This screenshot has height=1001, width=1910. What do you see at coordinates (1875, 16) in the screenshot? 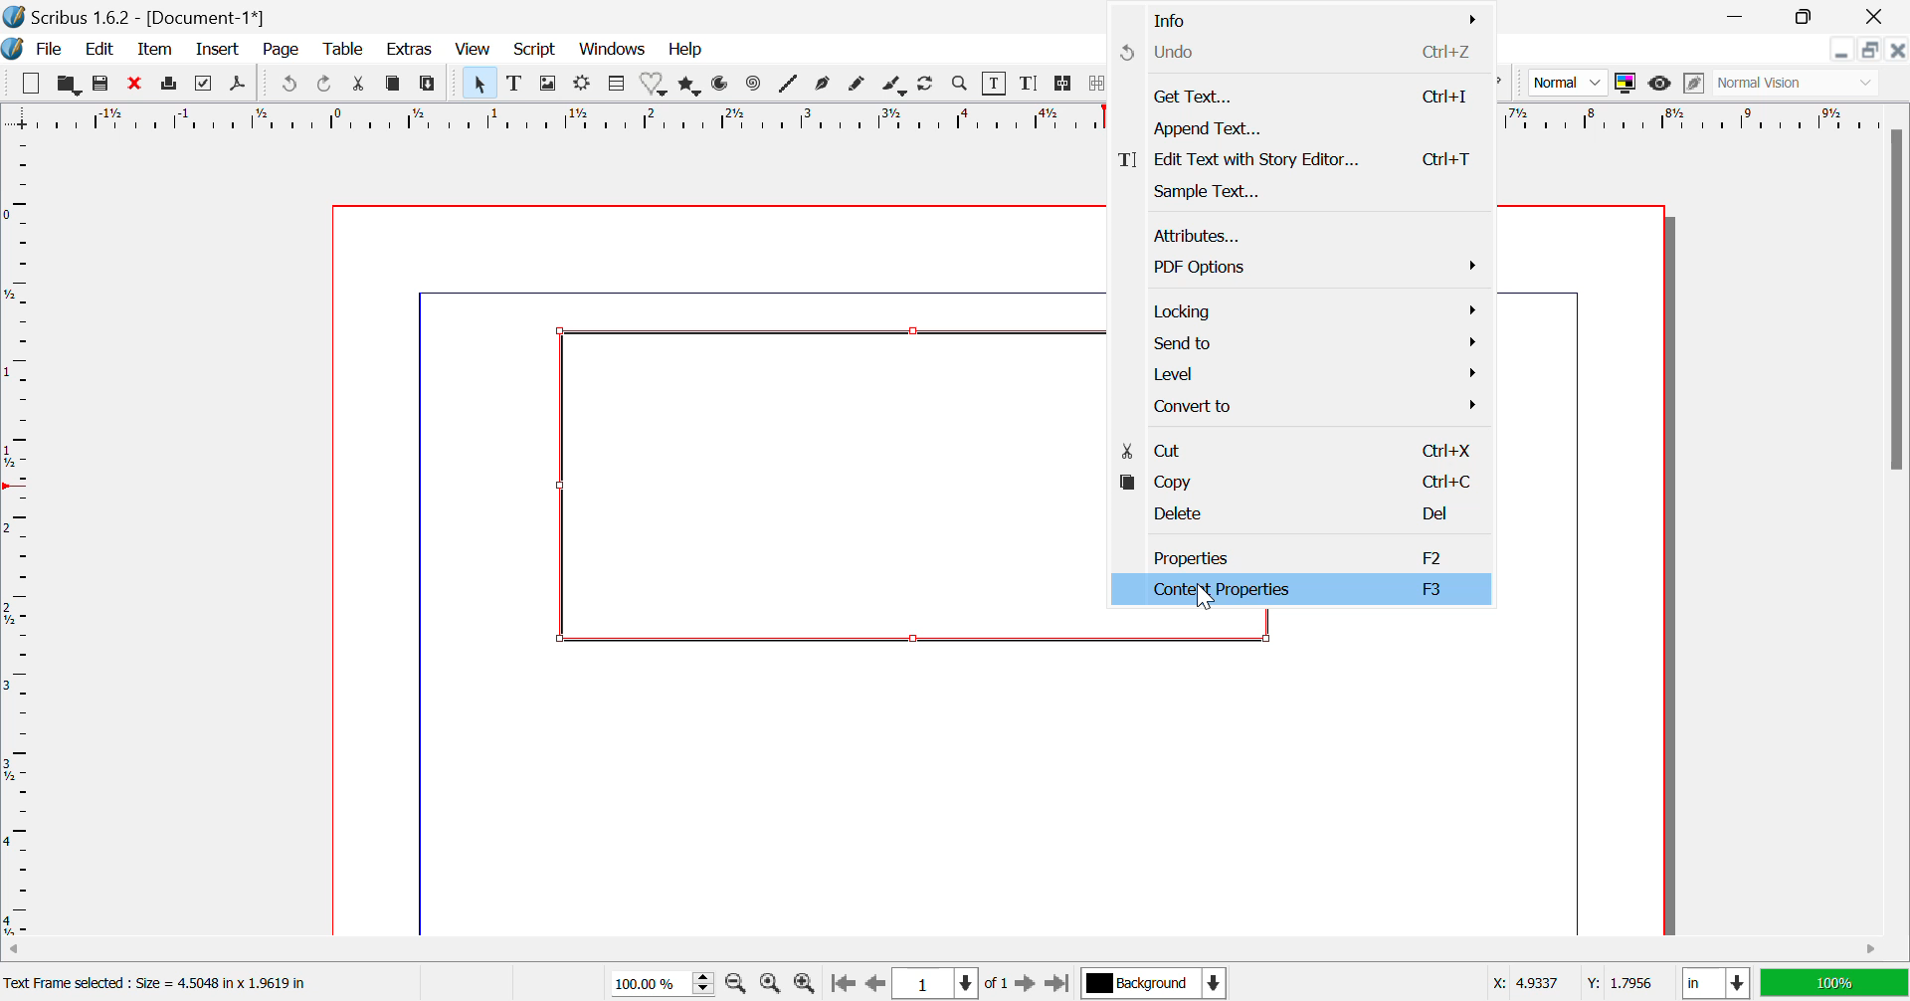
I see `Close` at bounding box center [1875, 16].